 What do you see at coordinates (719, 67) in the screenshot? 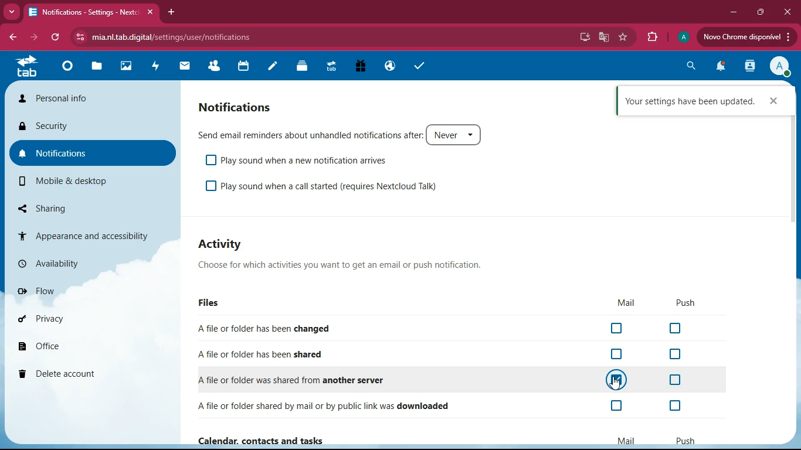
I see `notifications` at bounding box center [719, 67].